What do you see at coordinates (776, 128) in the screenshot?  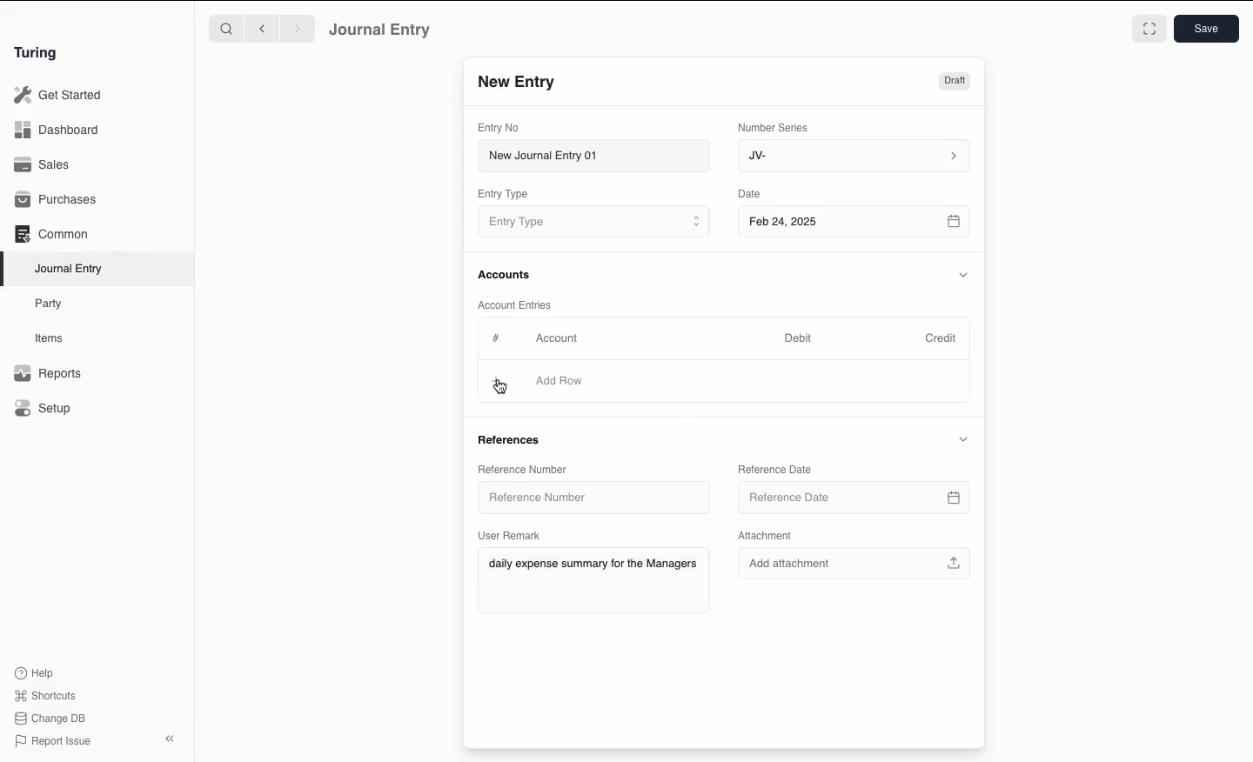 I see `Number Series` at bounding box center [776, 128].